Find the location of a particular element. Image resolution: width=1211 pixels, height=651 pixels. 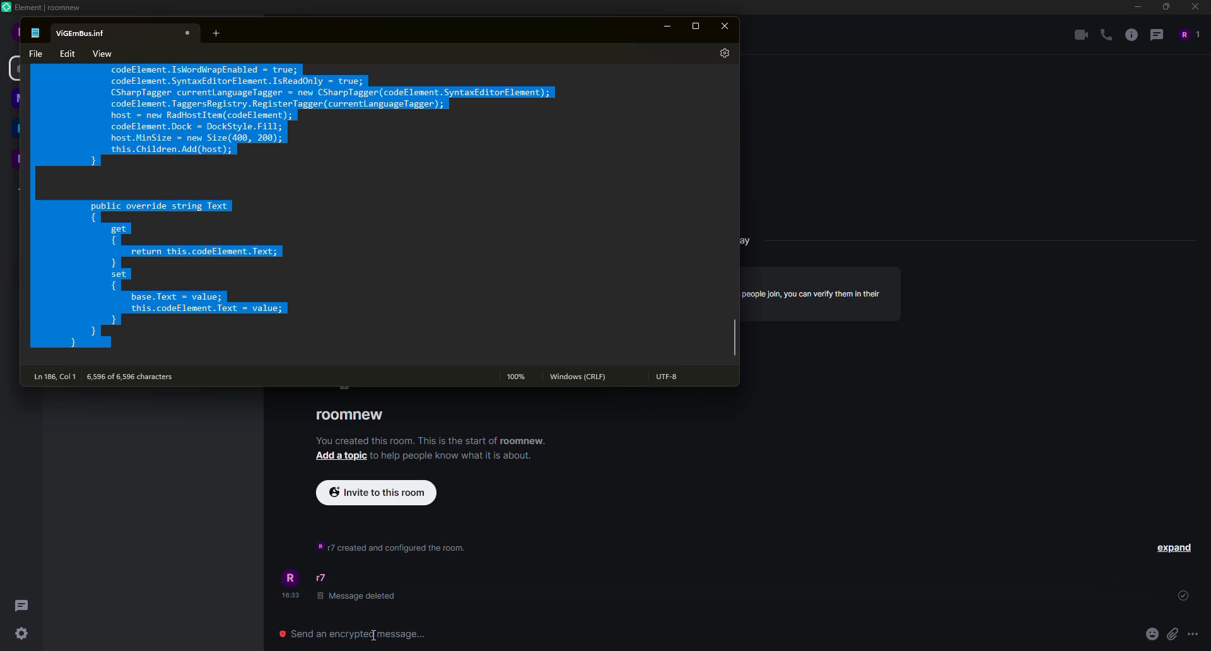

code snippet to copy is located at coordinates (293, 208).